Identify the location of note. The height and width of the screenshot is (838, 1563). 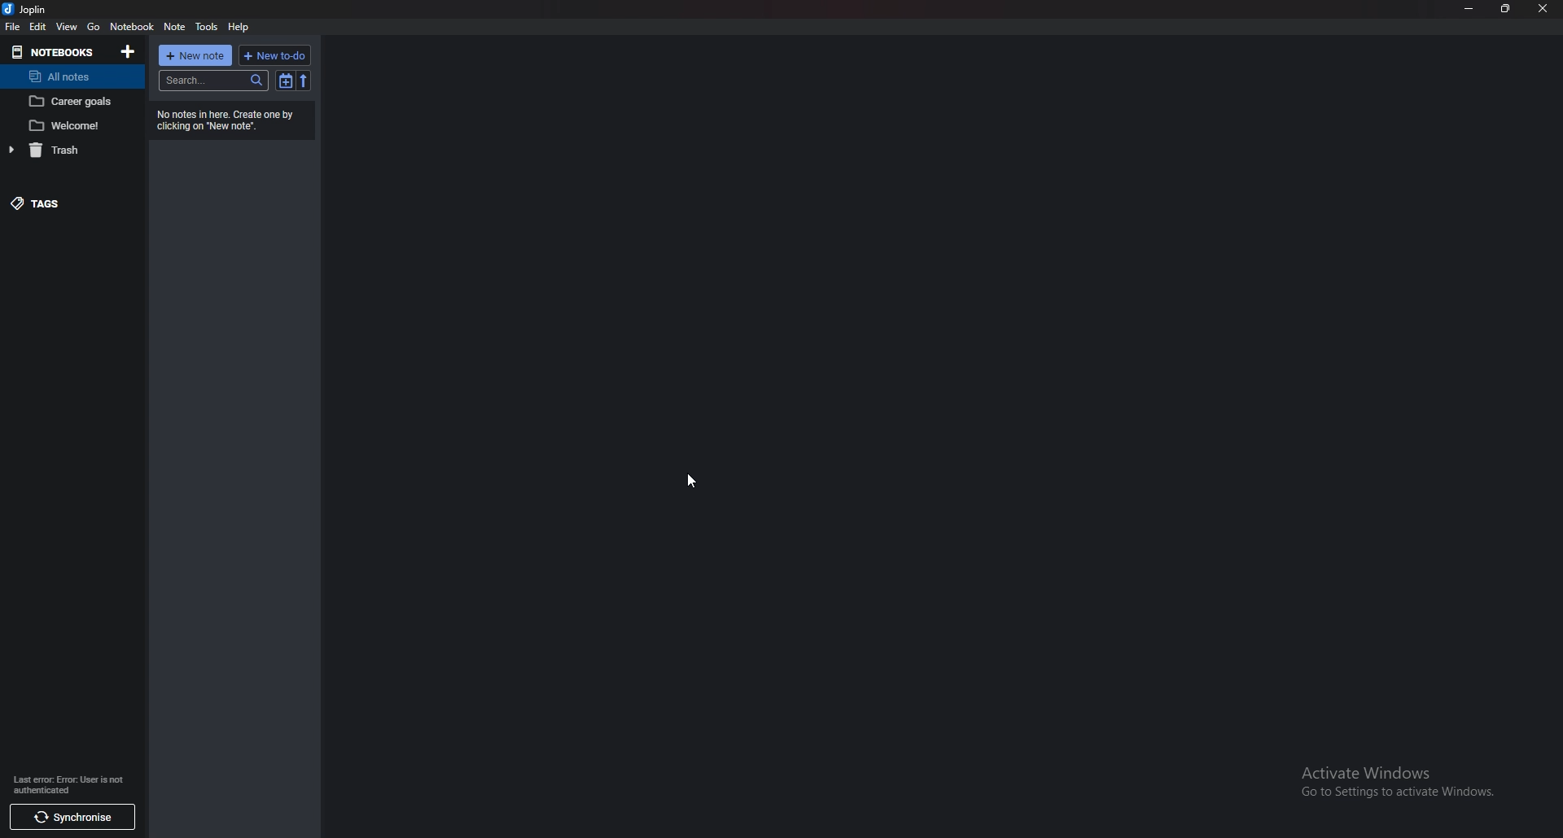
(69, 125).